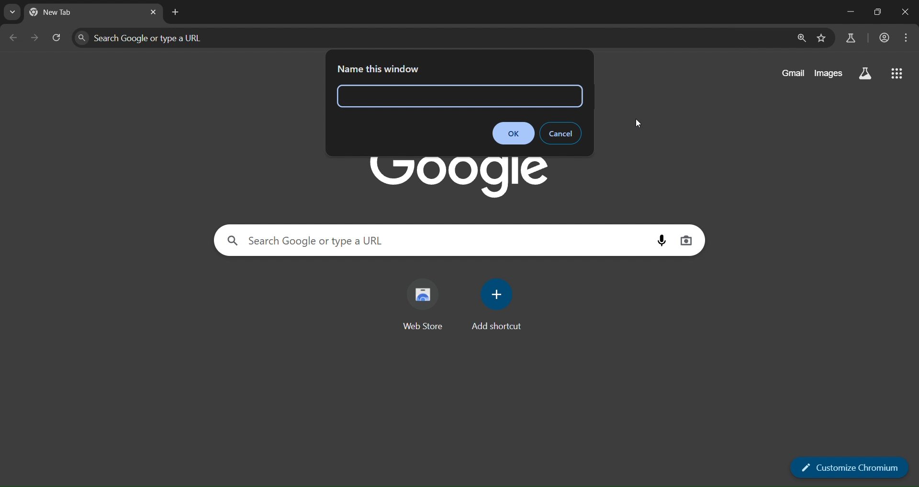 The height and width of the screenshot is (487, 919). I want to click on name this window, so click(376, 67).